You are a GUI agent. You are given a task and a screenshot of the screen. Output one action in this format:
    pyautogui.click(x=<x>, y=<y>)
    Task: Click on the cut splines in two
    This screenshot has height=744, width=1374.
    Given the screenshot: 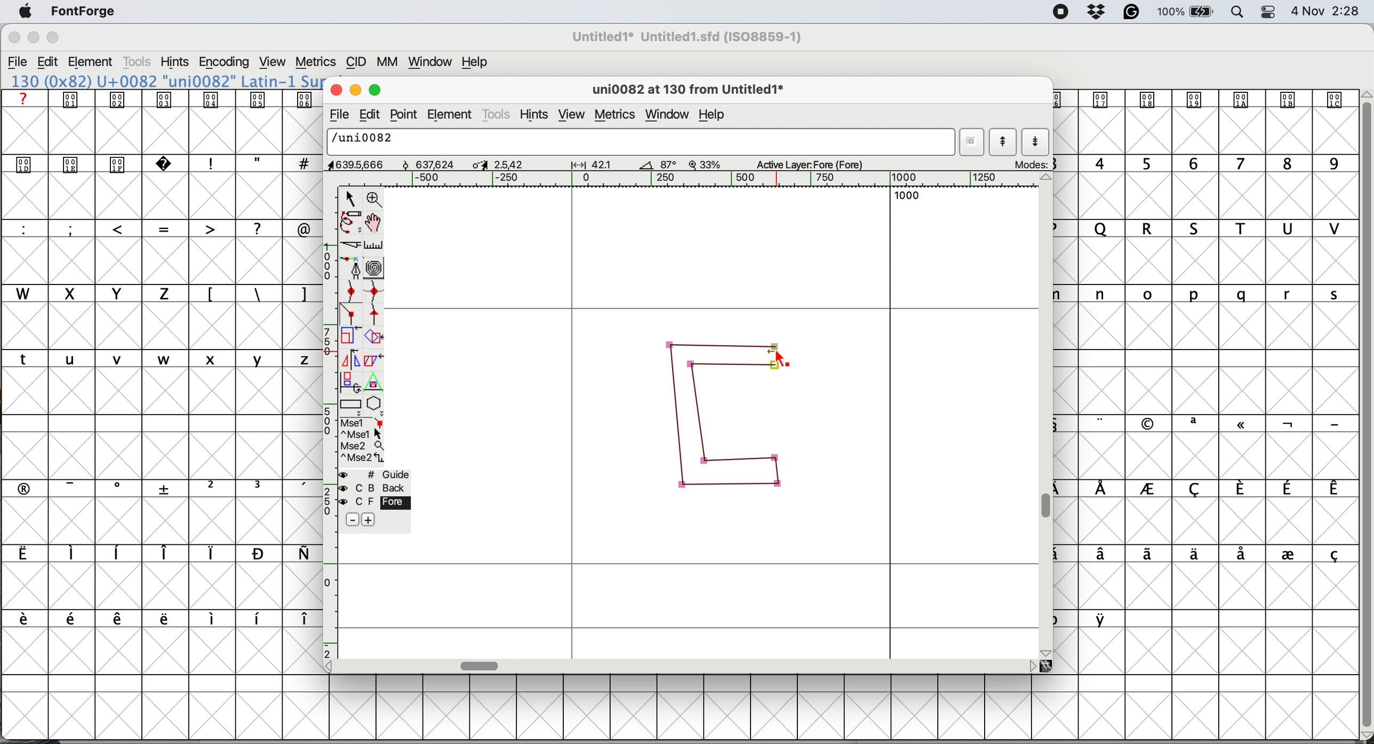 What is the action you would take?
    pyautogui.click(x=353, y=245)
    